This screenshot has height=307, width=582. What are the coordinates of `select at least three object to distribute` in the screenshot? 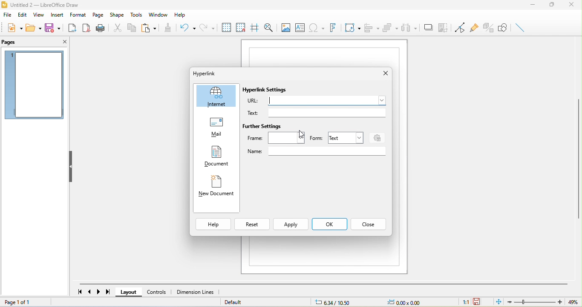 It's located at (410, 27).